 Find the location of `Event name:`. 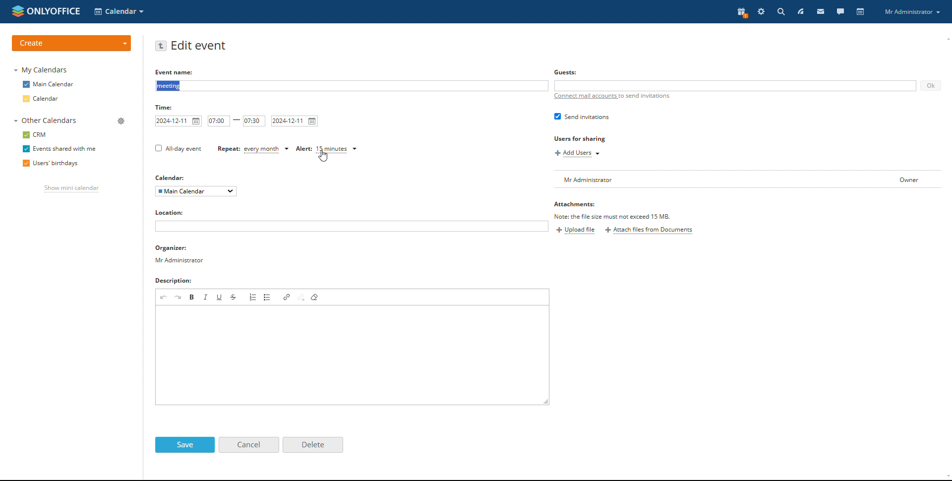

Event name: is located at coordinates (172, 72).